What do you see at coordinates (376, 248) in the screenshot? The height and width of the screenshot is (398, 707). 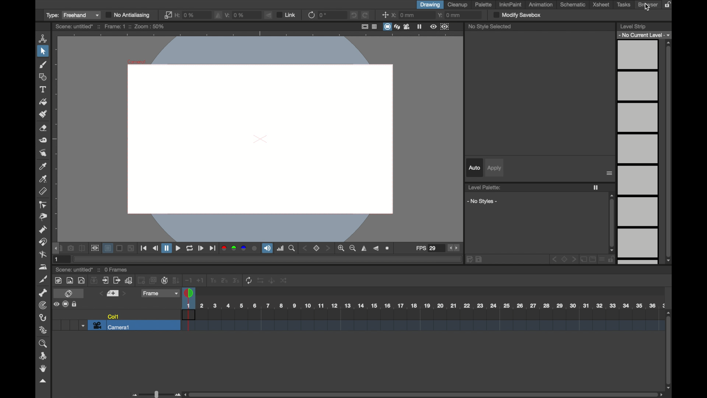 I see `flip vertically` at bounding box center [376, 248].